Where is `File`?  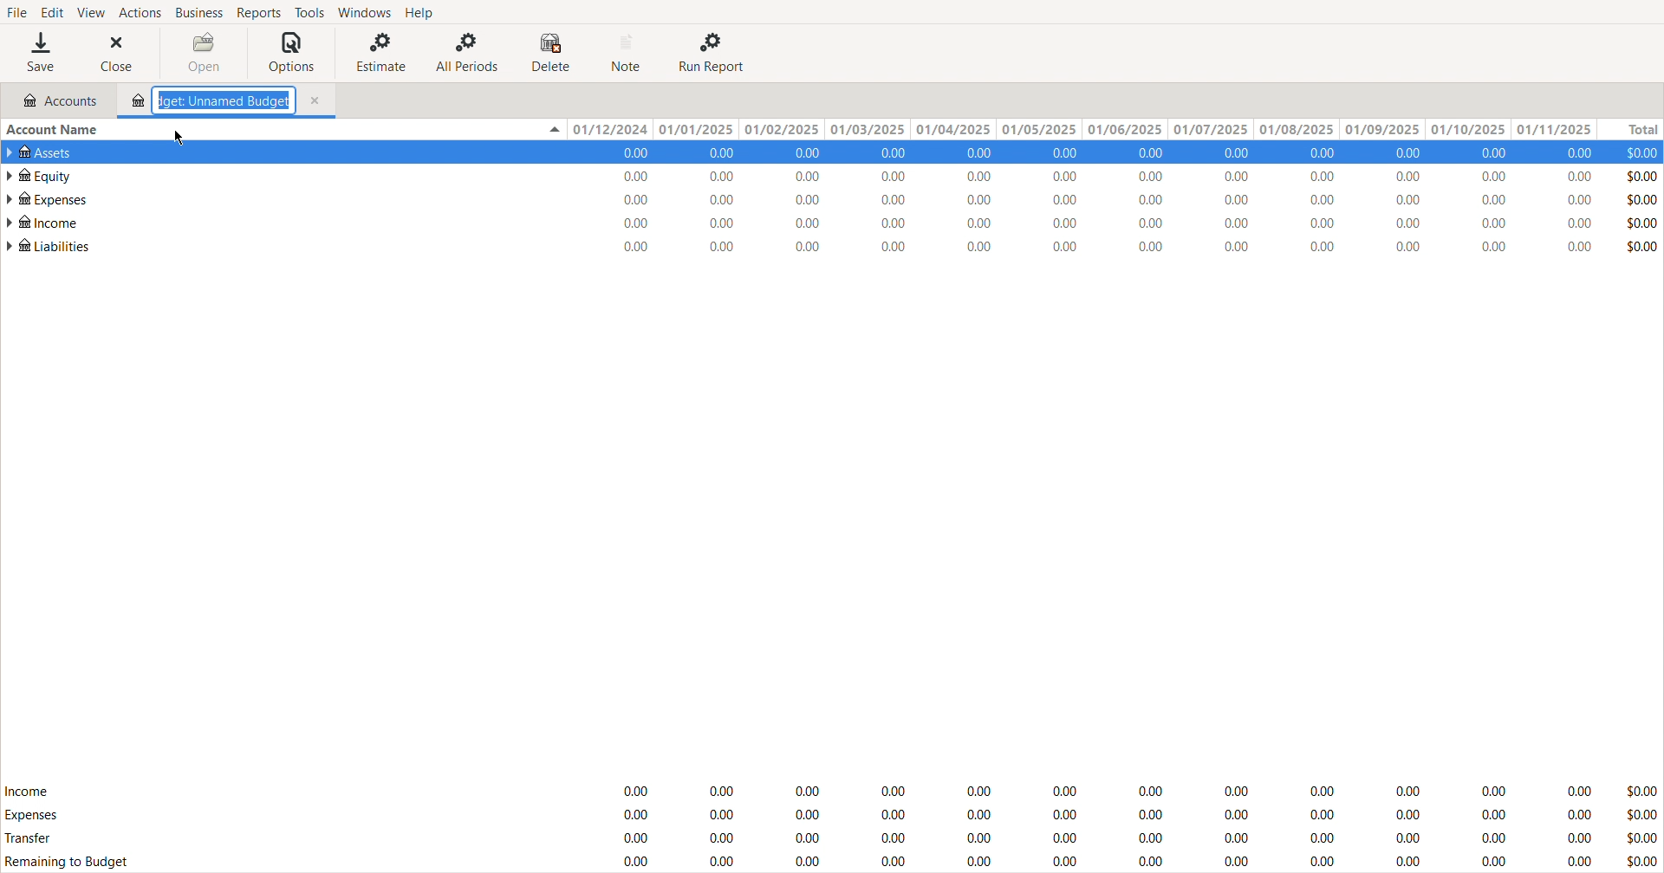
File is located at coordinates (16, 10).